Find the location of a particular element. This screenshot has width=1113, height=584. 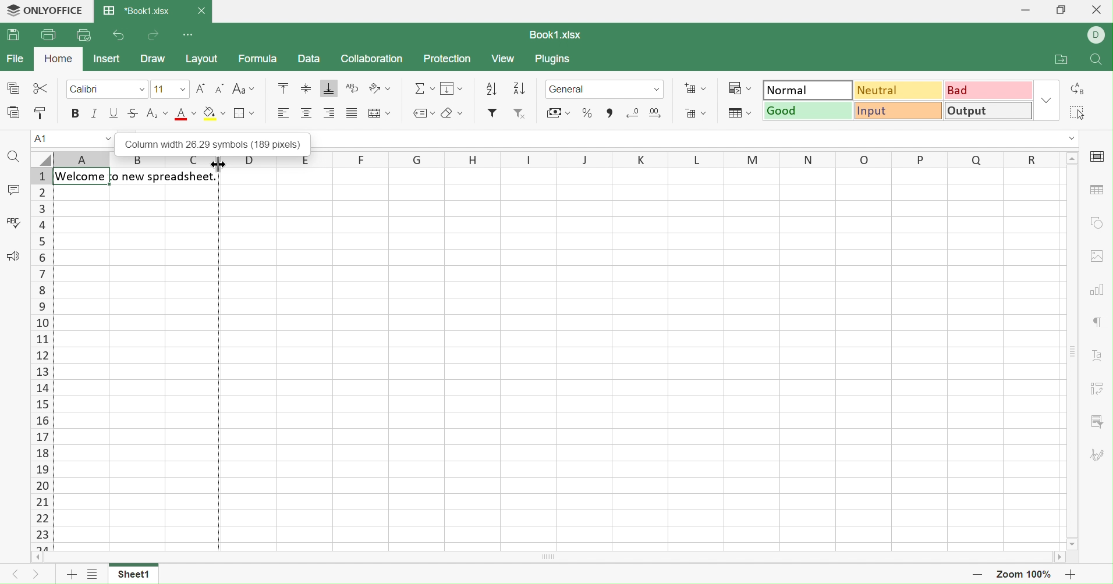

Sheet1 is located at coordinates (136, 575).